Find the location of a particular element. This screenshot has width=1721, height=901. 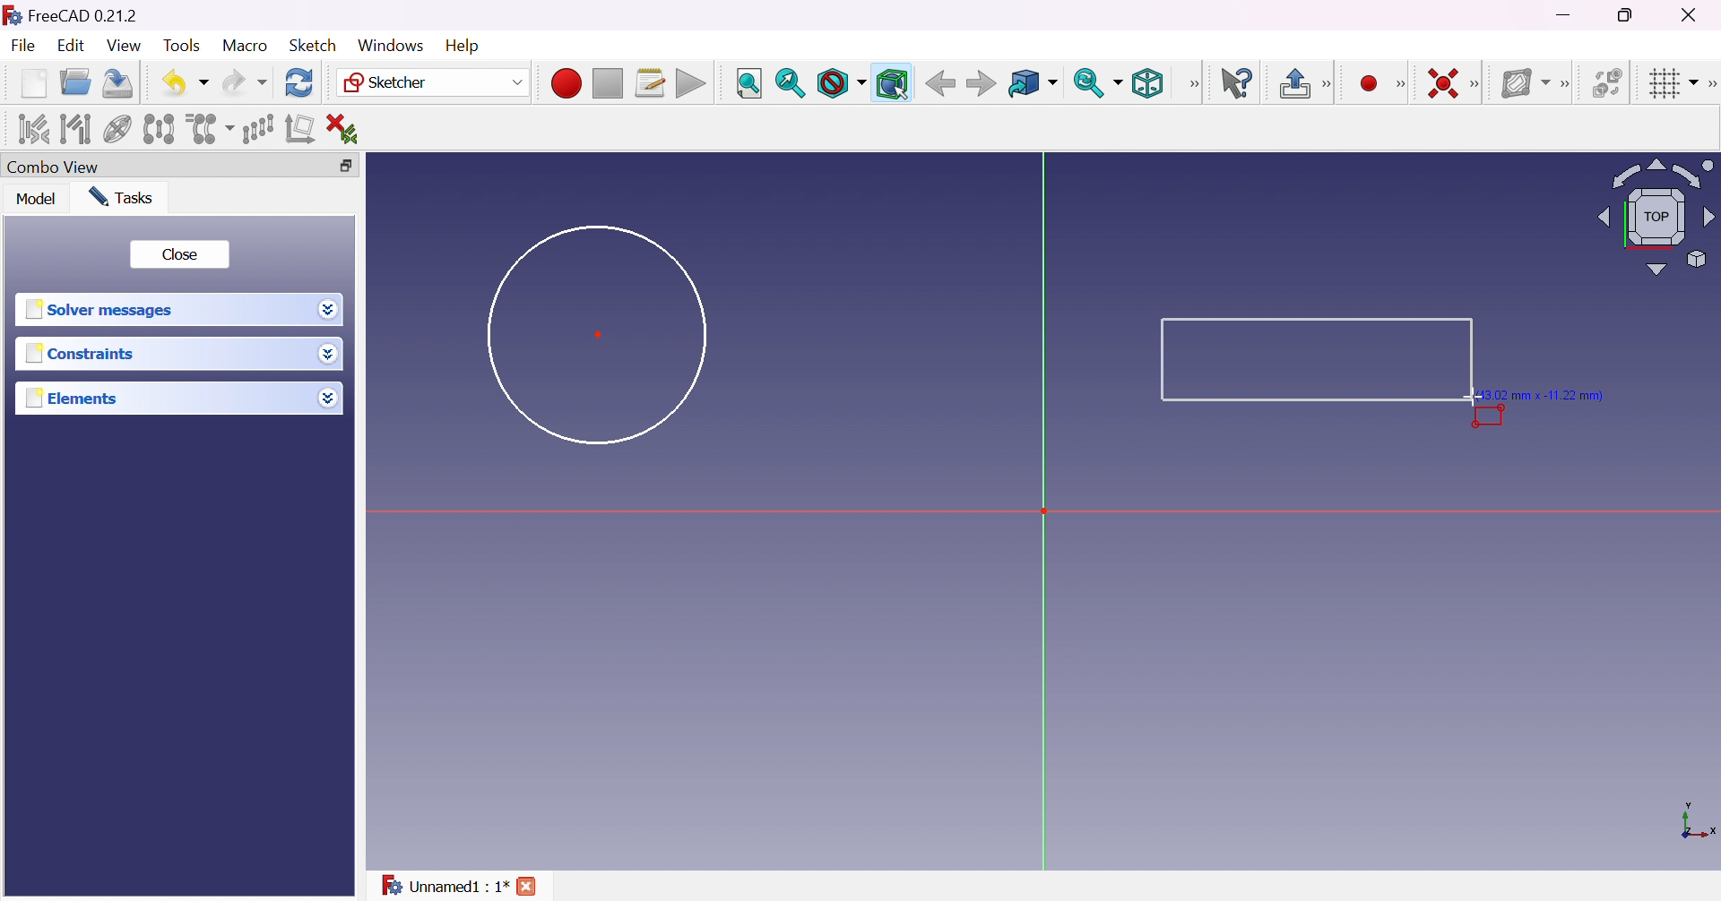

[Sketcher constraints] is located at coordinates (1479, 85).